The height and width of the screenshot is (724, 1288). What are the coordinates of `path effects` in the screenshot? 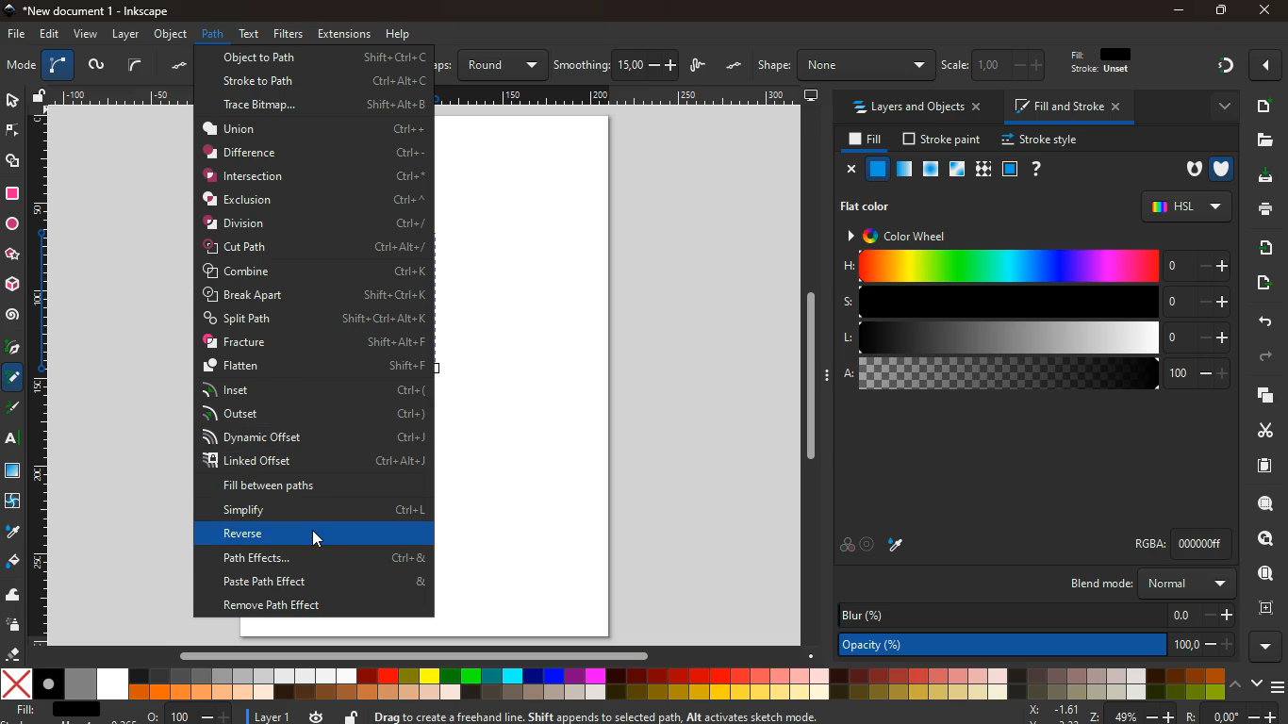 It's located at (321, 557).